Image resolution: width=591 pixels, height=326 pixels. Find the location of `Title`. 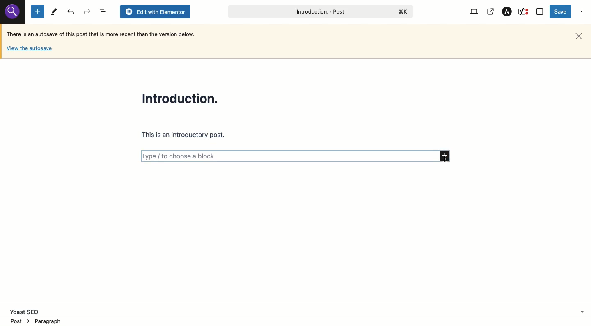

Title is located at coordinates (182, 98).